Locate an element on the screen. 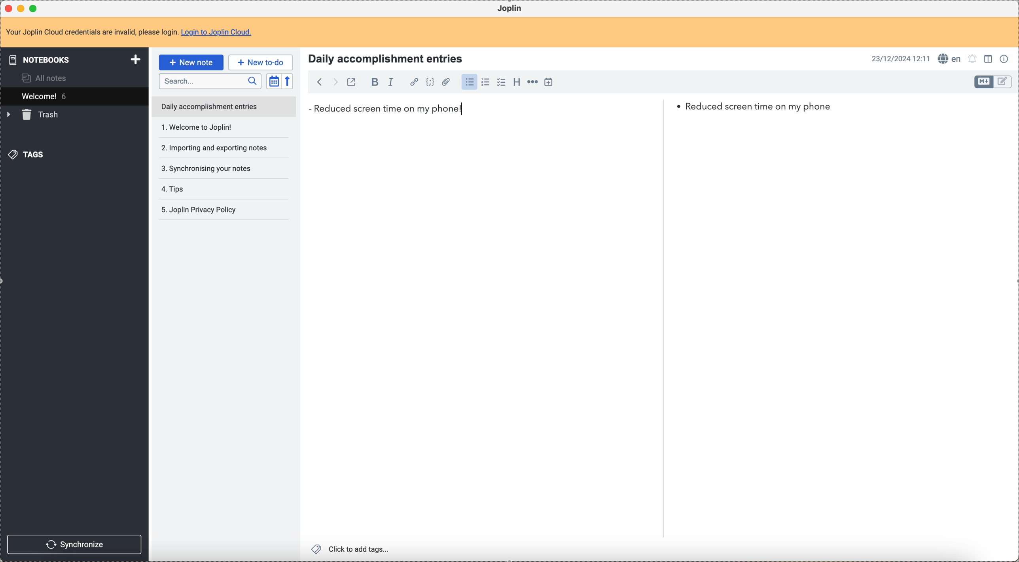  note is located at coordinates (129, 32).